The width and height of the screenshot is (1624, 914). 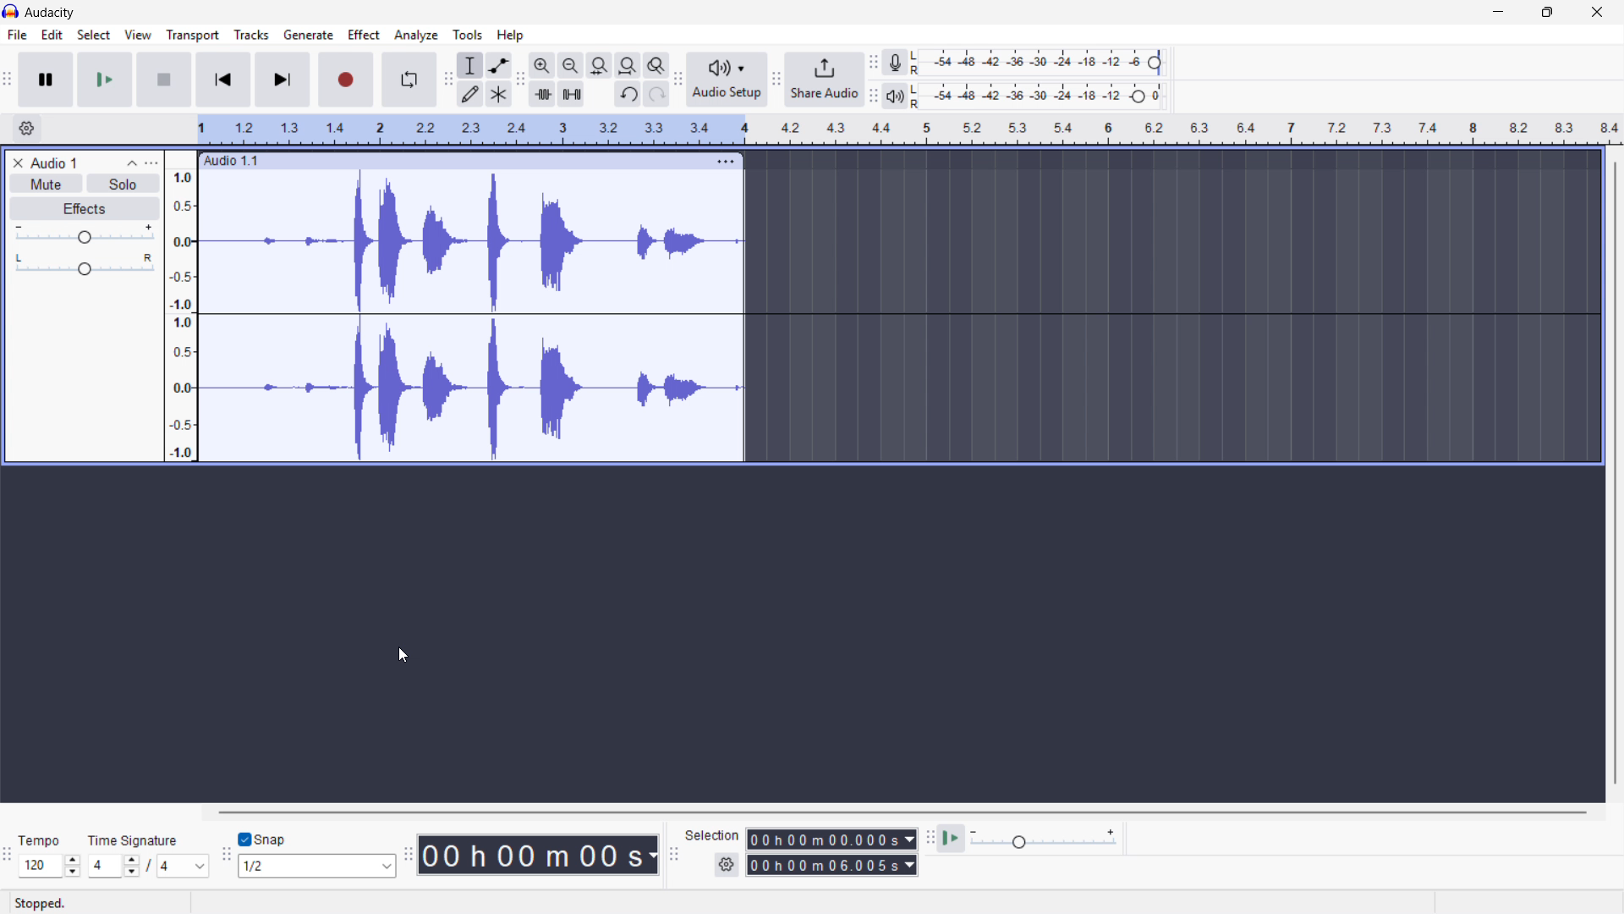 I want to click on Trim audio outside selection, so click(x=542, y=93).